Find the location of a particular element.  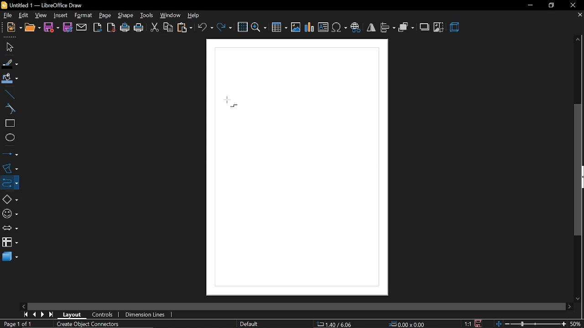

3d shapes is located at coordinates (10, 258).